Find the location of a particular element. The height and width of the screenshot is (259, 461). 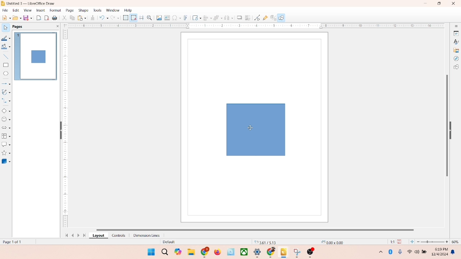

title is located at coordinates (31, 3).